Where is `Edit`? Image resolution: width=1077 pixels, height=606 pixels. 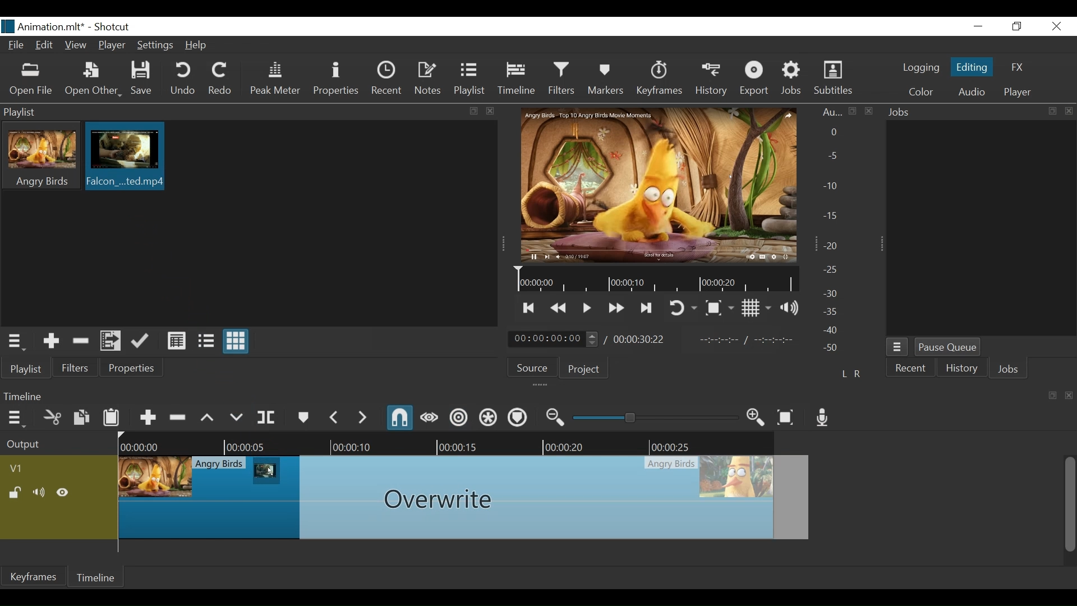 Edit is located at coordinates (45, 45).